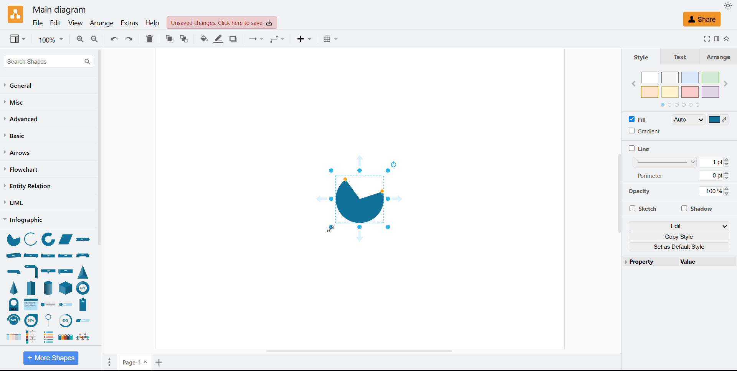  Describe the element at coordinates (50, 320) in the screenshot. I see `circular callout` at that location.